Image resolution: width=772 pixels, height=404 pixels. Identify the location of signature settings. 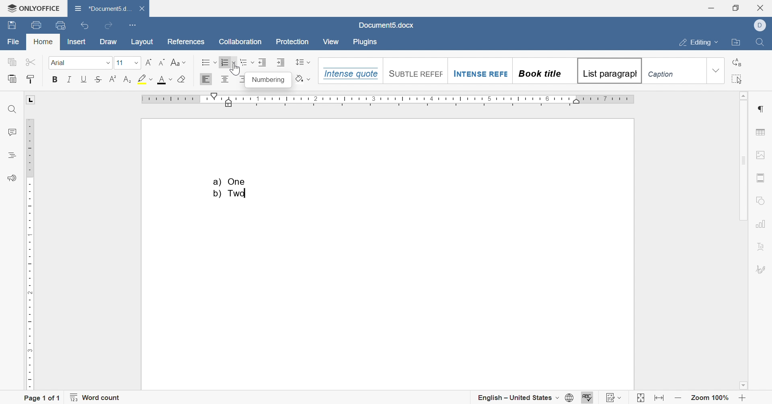
(762, 270).